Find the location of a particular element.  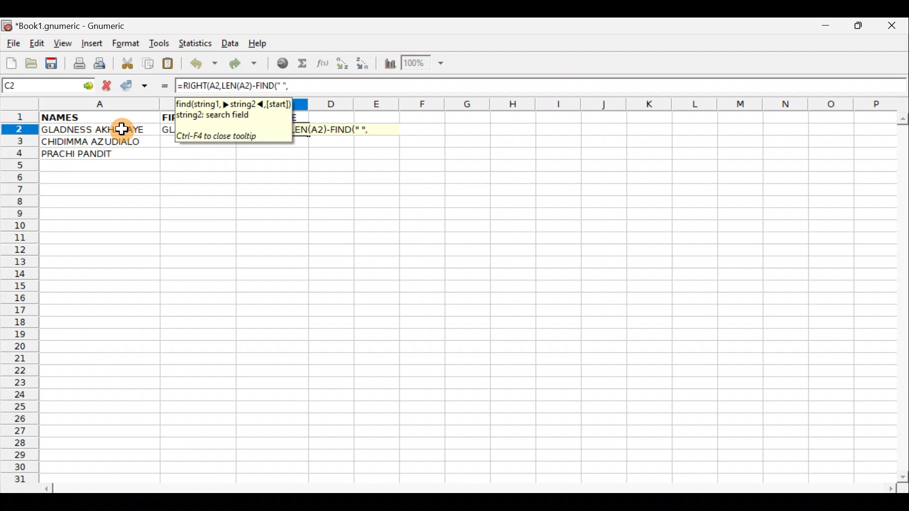

Insert Chart is located at coordinates (387, 65).